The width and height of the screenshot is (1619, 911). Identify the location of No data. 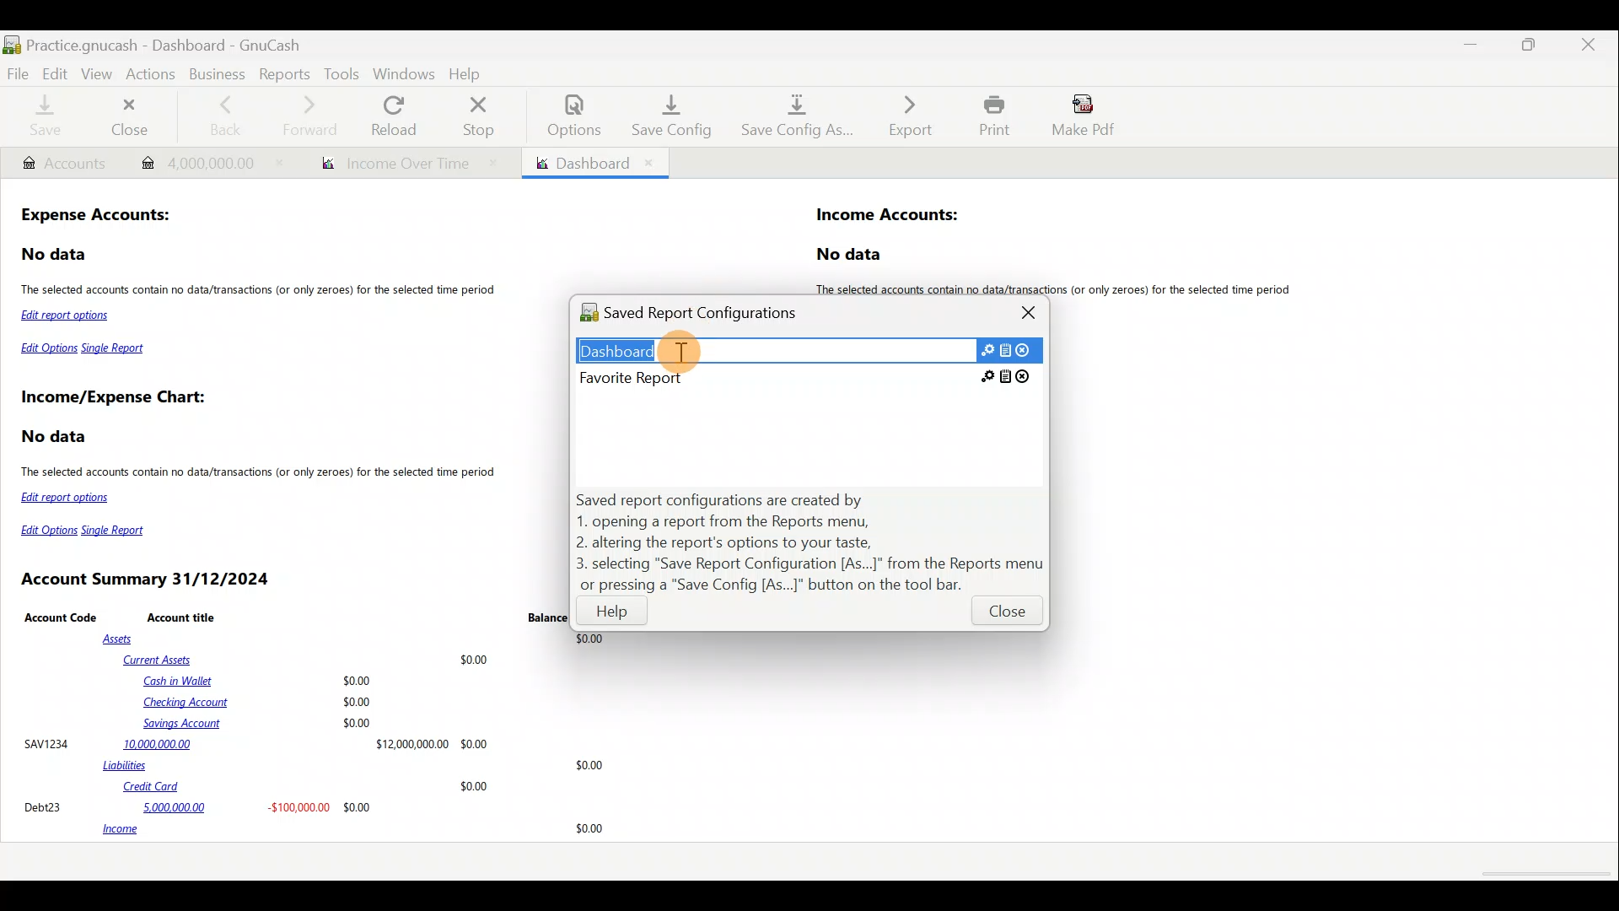
(852, 255).